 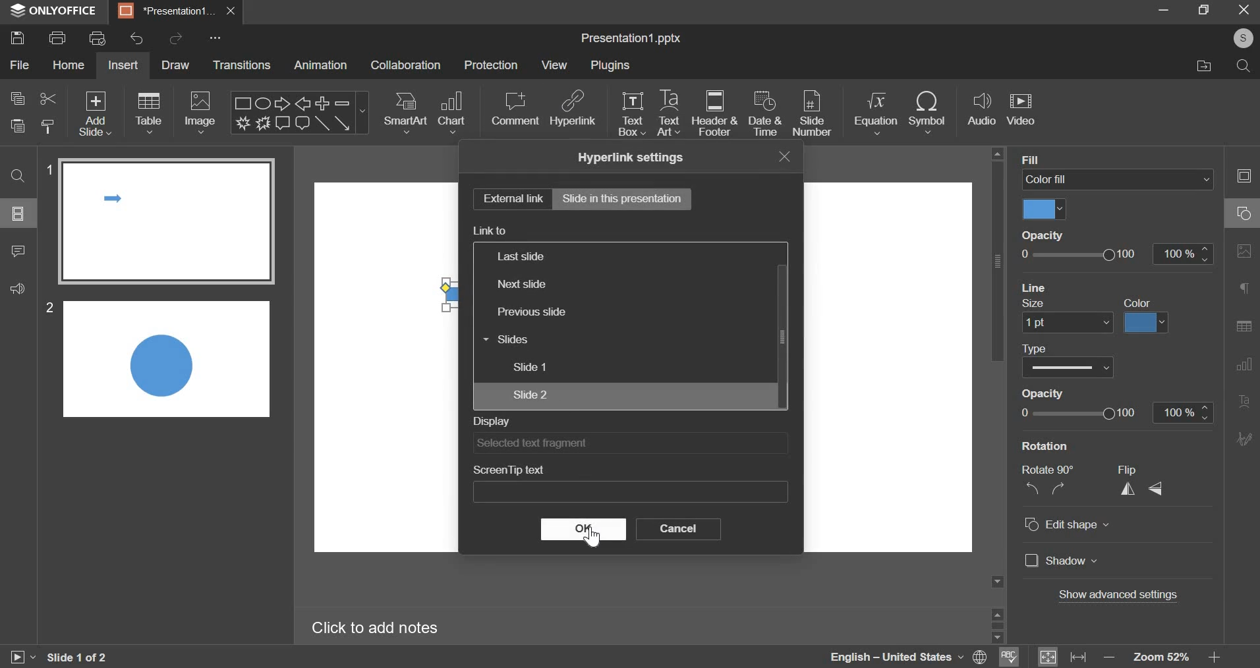 I want to click on Ellipse, so click(x=263, y=103).